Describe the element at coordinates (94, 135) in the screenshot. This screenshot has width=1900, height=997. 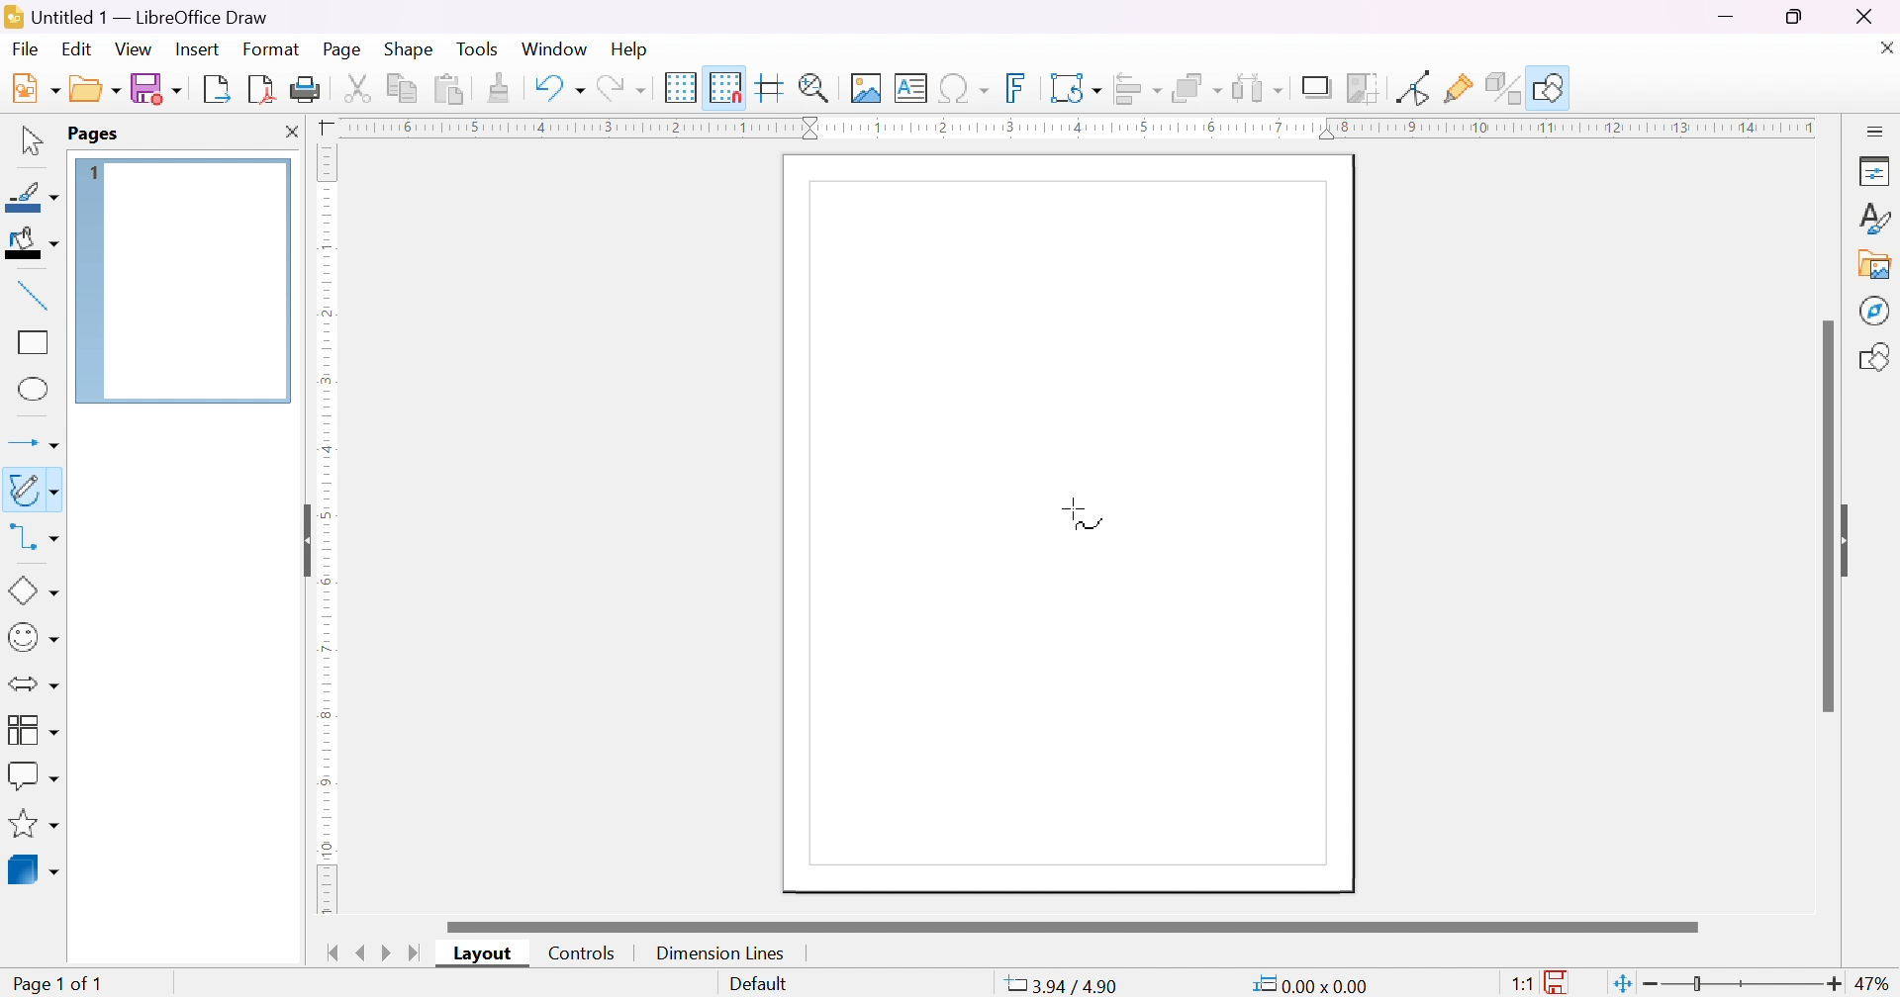
I see `pages` at that location.